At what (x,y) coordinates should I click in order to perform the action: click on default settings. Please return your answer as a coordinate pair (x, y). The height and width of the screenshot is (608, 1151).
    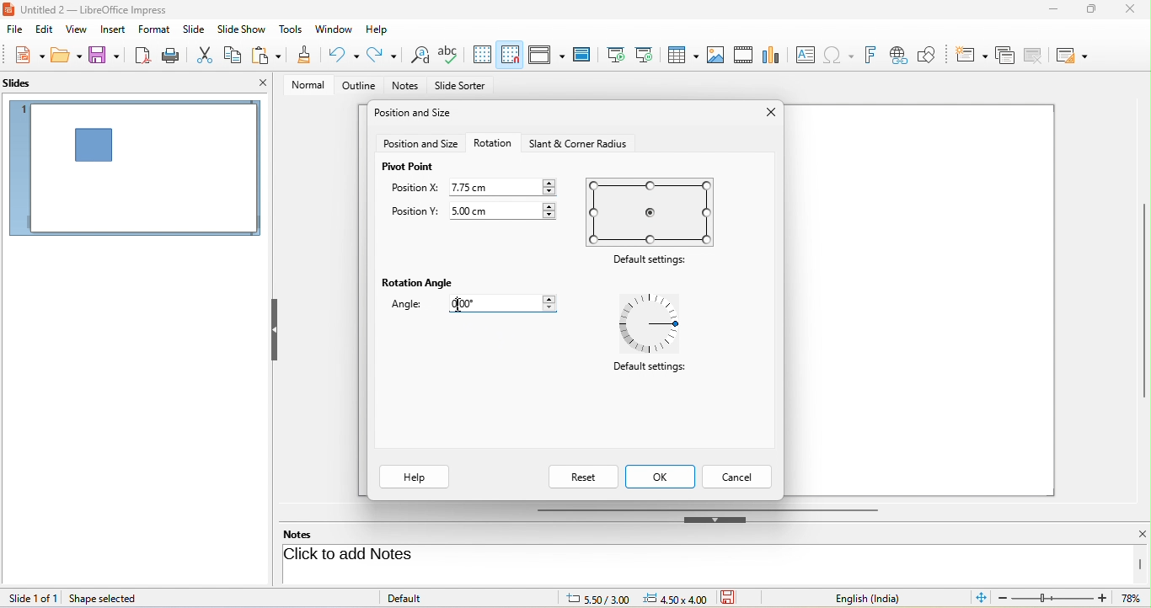
    Looking at the image, I should click on (653, 211).